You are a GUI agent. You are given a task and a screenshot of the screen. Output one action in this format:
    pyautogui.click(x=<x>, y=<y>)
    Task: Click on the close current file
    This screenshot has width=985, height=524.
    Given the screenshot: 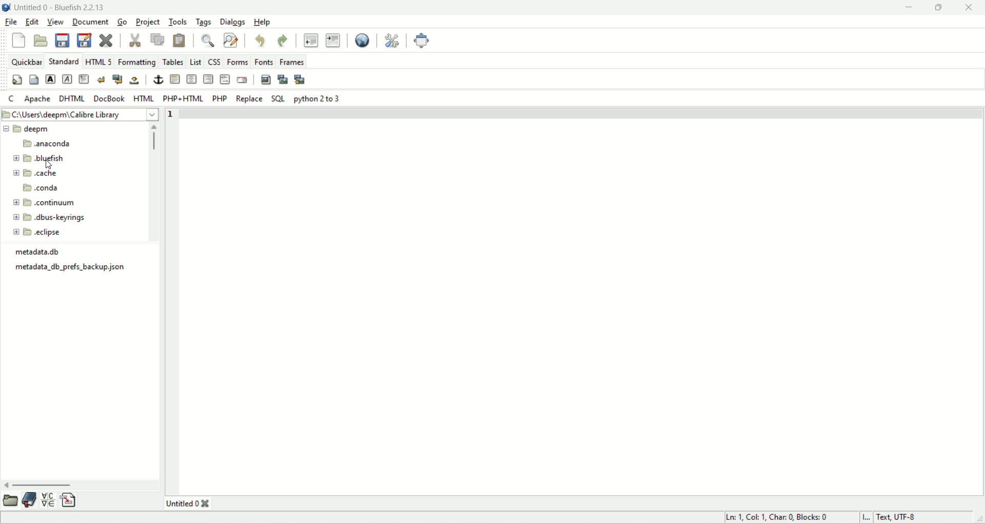 What is the action you would take?
    pyautogui.click(x=107, y=41)
    